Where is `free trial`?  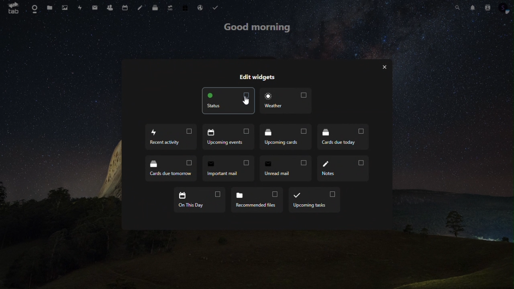 free trial is located at coordinates (186, 7).